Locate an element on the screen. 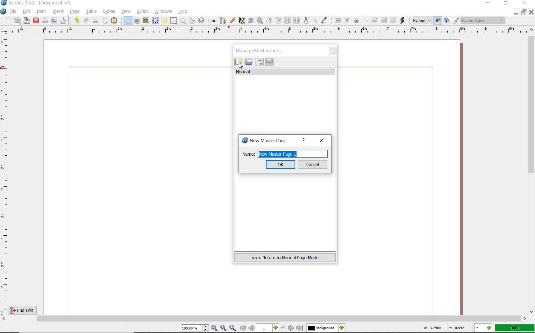  X: 3.7900 Y: 0.5921 is located at coordinates (445, 328).